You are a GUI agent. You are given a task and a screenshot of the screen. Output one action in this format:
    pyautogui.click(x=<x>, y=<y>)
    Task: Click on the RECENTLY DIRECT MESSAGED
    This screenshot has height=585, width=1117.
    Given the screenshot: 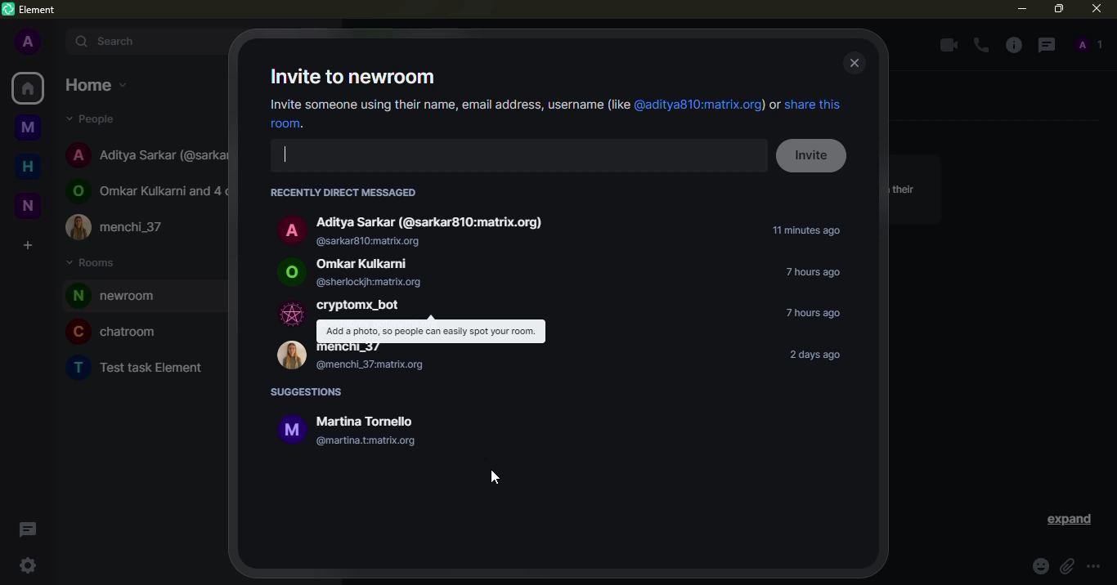 What is the action you would take?
    pyautogui.click(x=343, y=193)
    